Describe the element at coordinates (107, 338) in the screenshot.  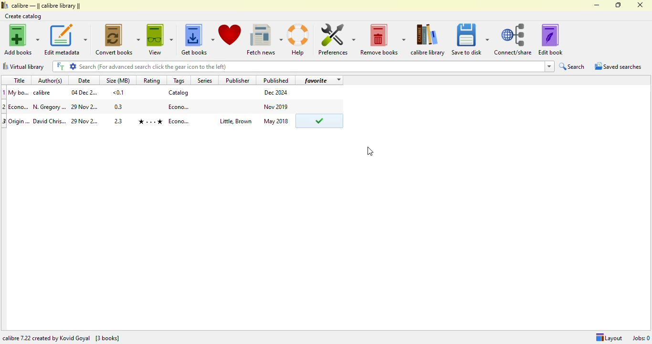
I see `[3 books]` at that location.